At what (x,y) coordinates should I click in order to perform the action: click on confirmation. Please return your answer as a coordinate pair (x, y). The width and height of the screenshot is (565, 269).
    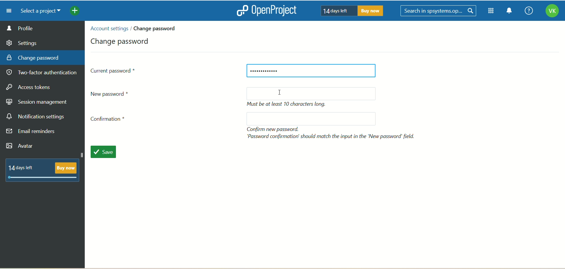
    Looking at the image, I should click on (110, 120).